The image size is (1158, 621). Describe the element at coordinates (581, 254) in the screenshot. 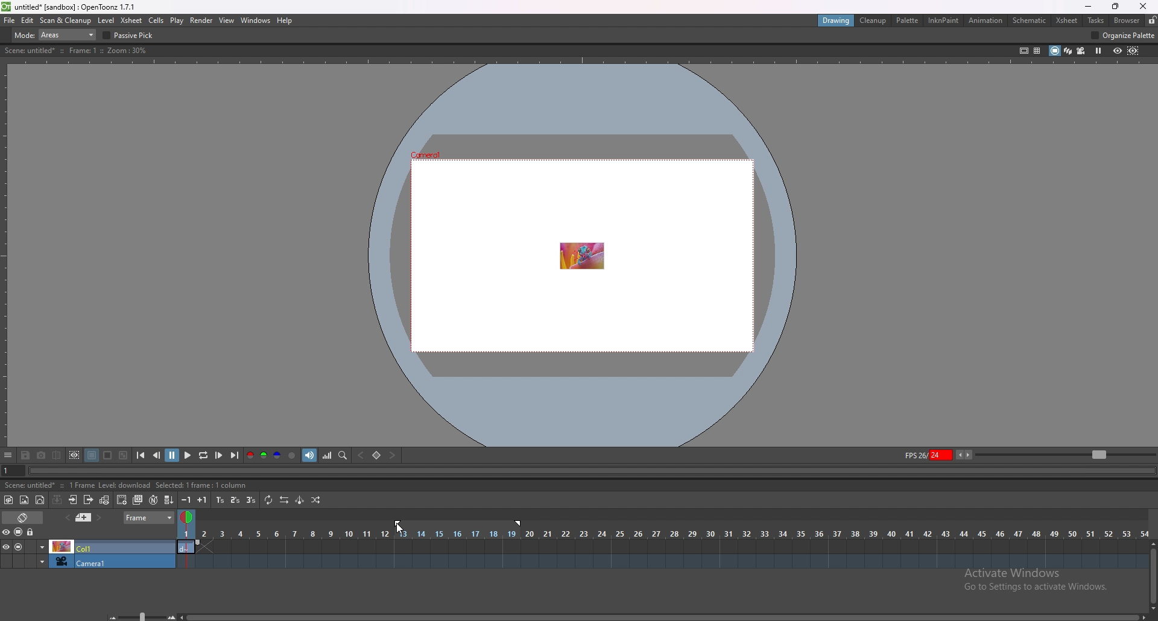

I see `animation area` at that location.